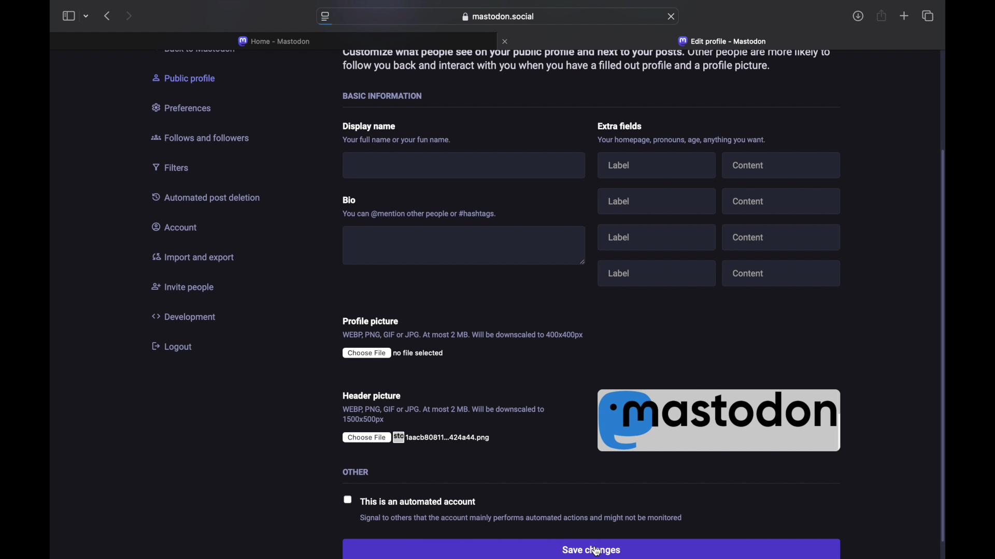 This screenshot has height=559, width=995. I want to click on Development, so click(190, 317).